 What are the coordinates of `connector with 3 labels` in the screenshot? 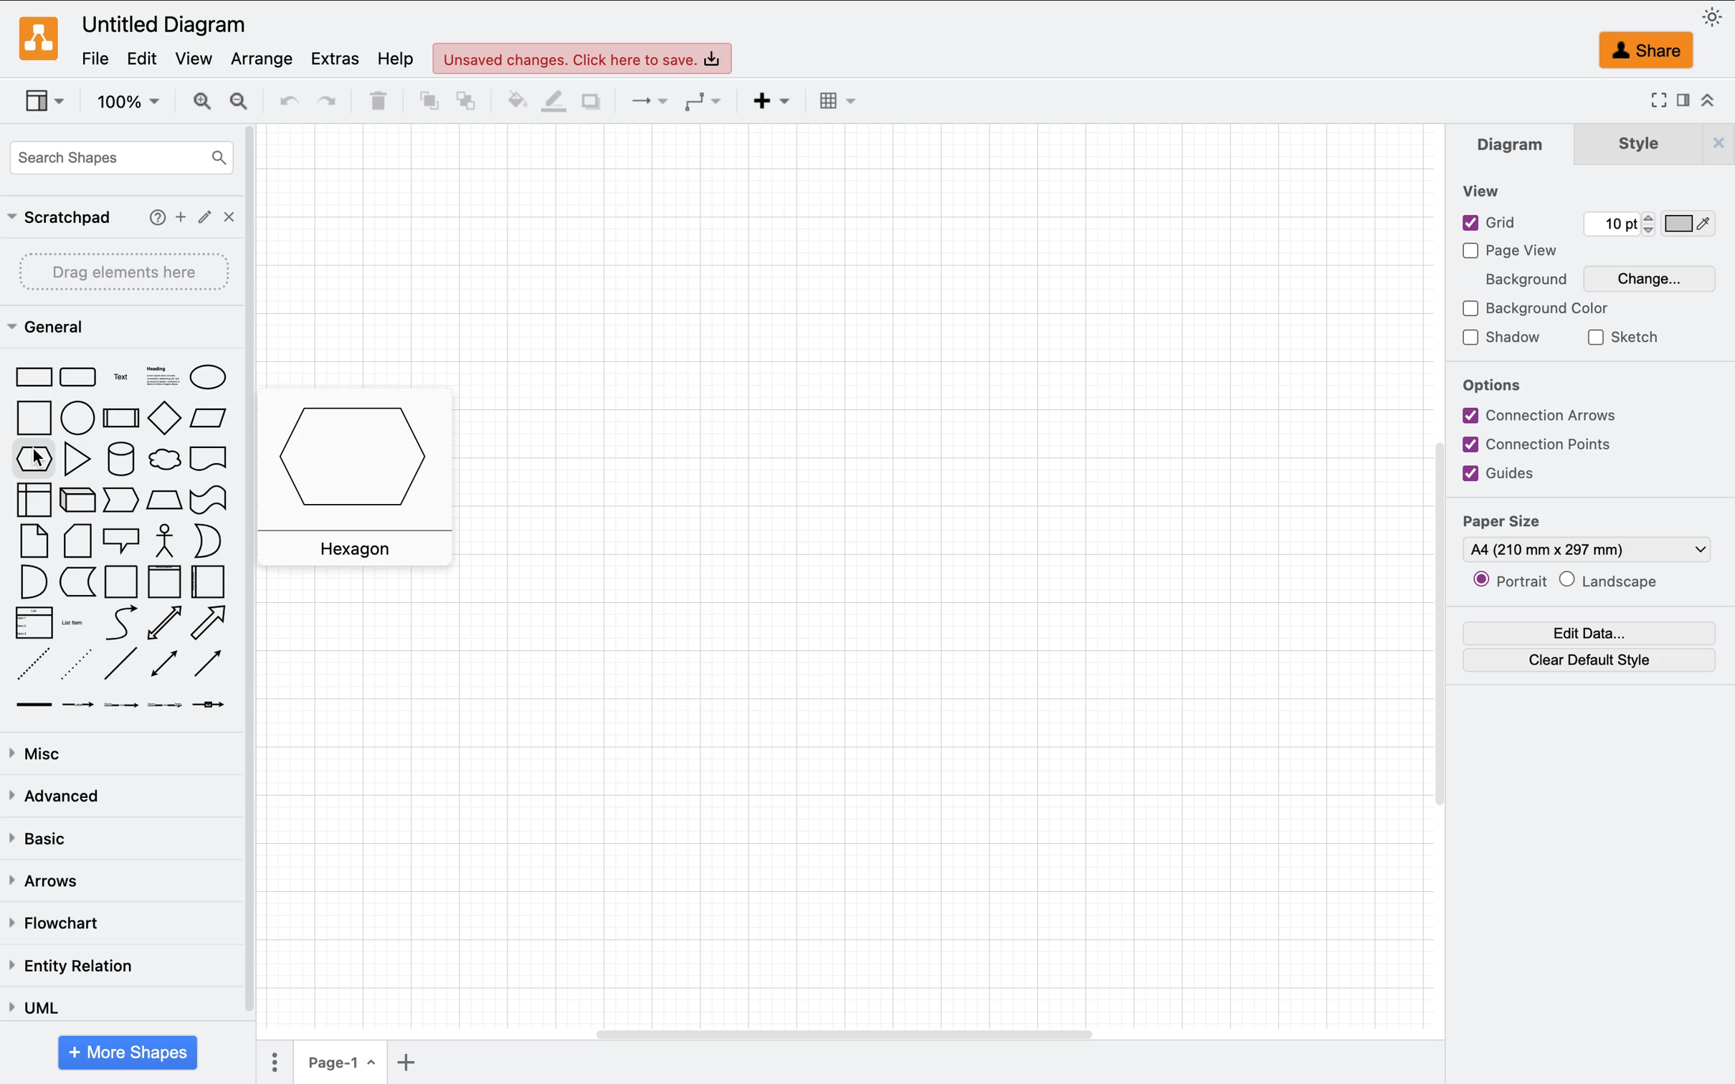 It's located at (162, 708).